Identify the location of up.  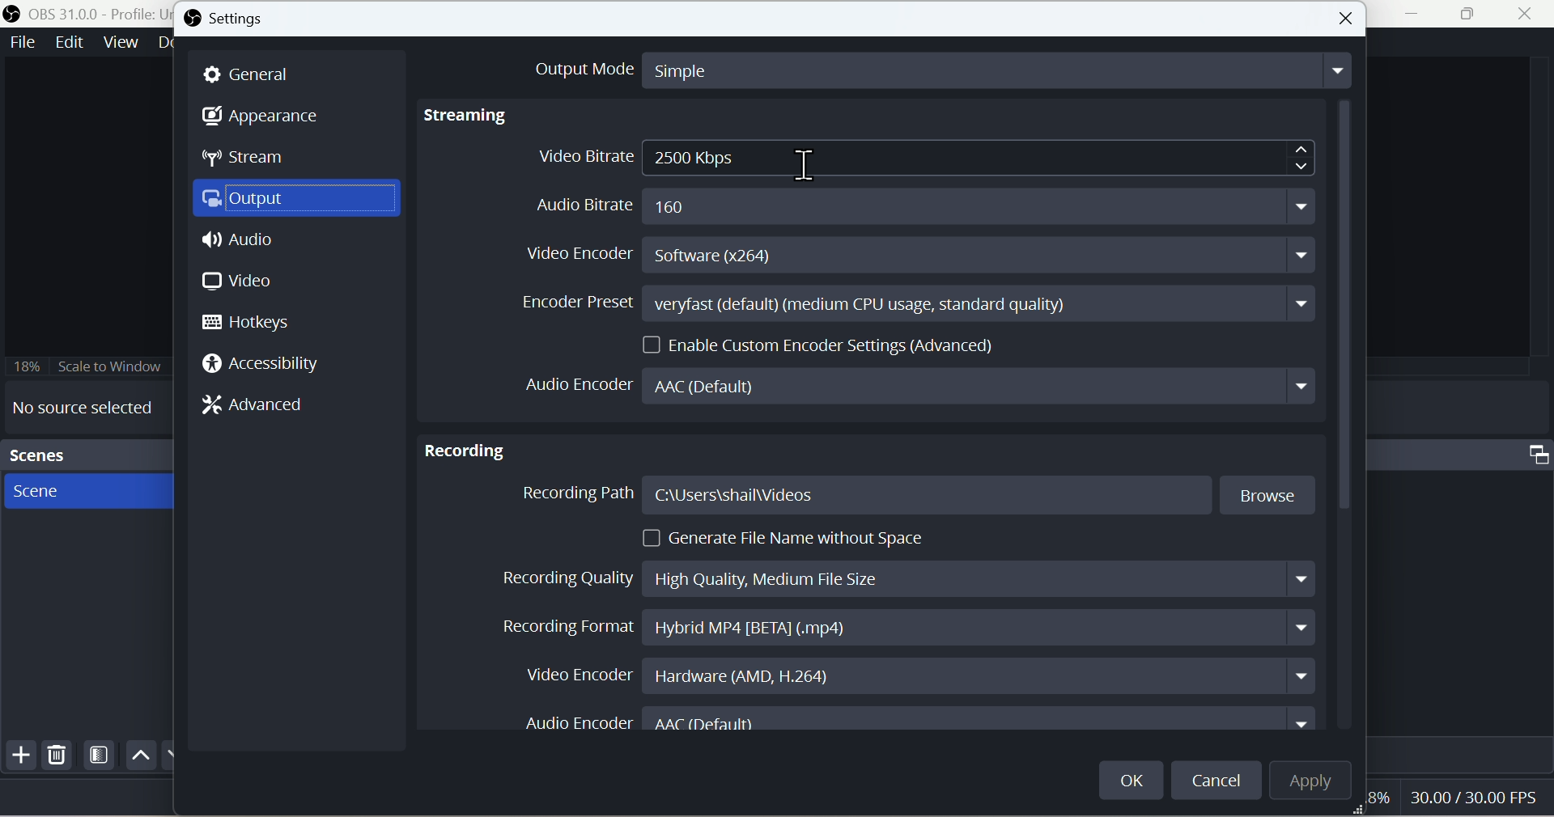
(138, 755).